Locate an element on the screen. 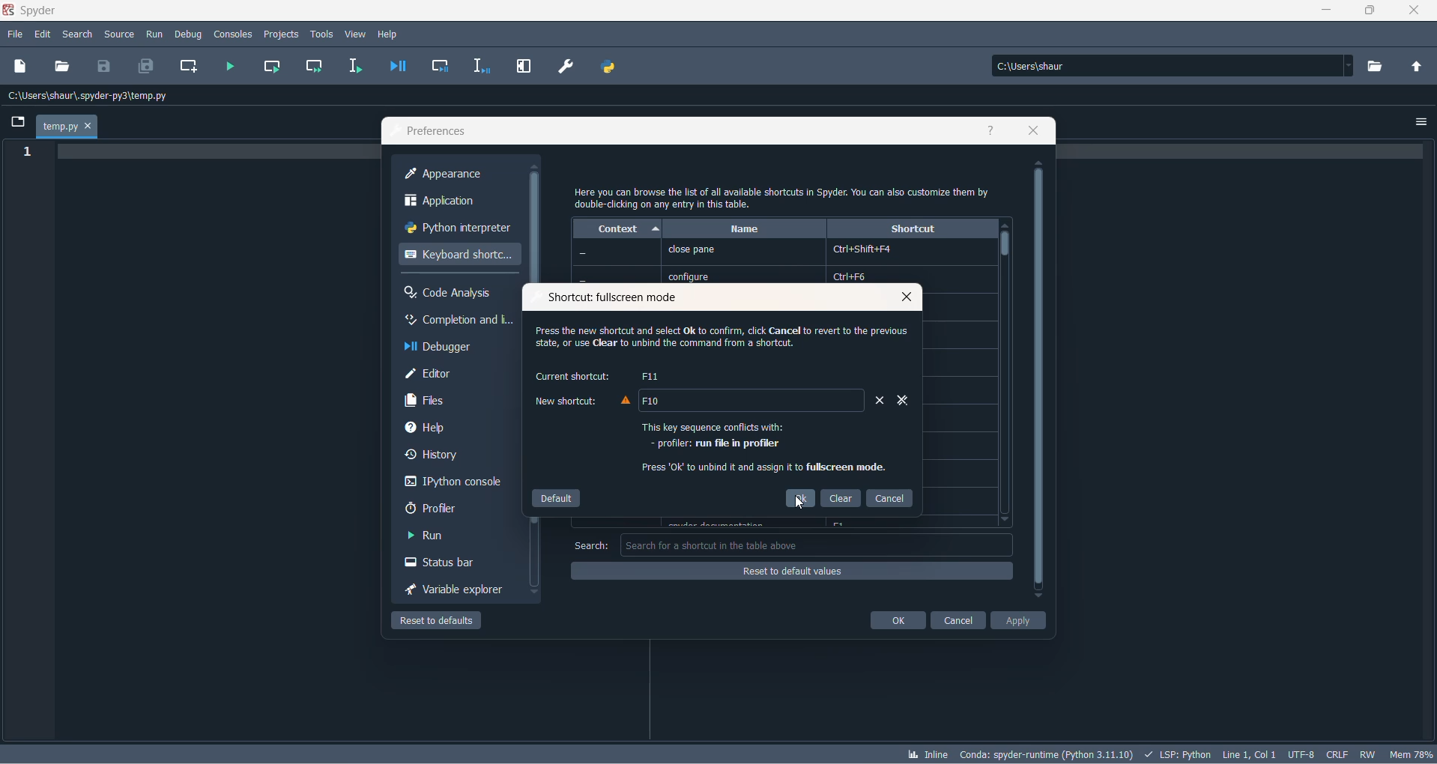 The height and width of the screenshot is (764, 1437). reset to default is located at coordinates (441, 622).